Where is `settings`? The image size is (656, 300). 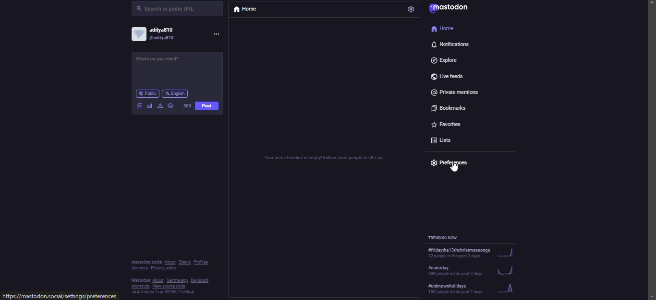 settings is located at coordinates (412, 9).